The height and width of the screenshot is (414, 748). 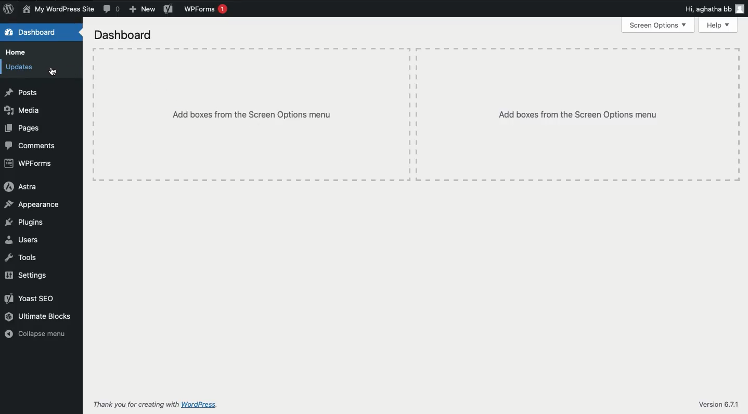 What do you see at coordinates (21, 93) in the screenshot?
I see `Posts` at bounding box center [21, 93].